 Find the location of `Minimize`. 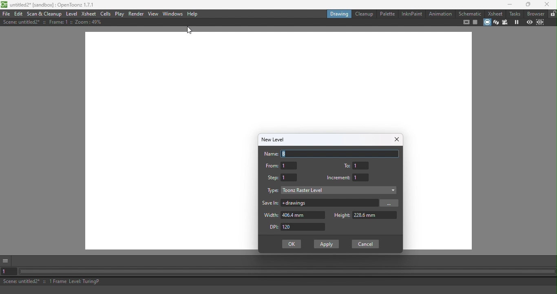

Minimize is located at coordinates (511, 5).